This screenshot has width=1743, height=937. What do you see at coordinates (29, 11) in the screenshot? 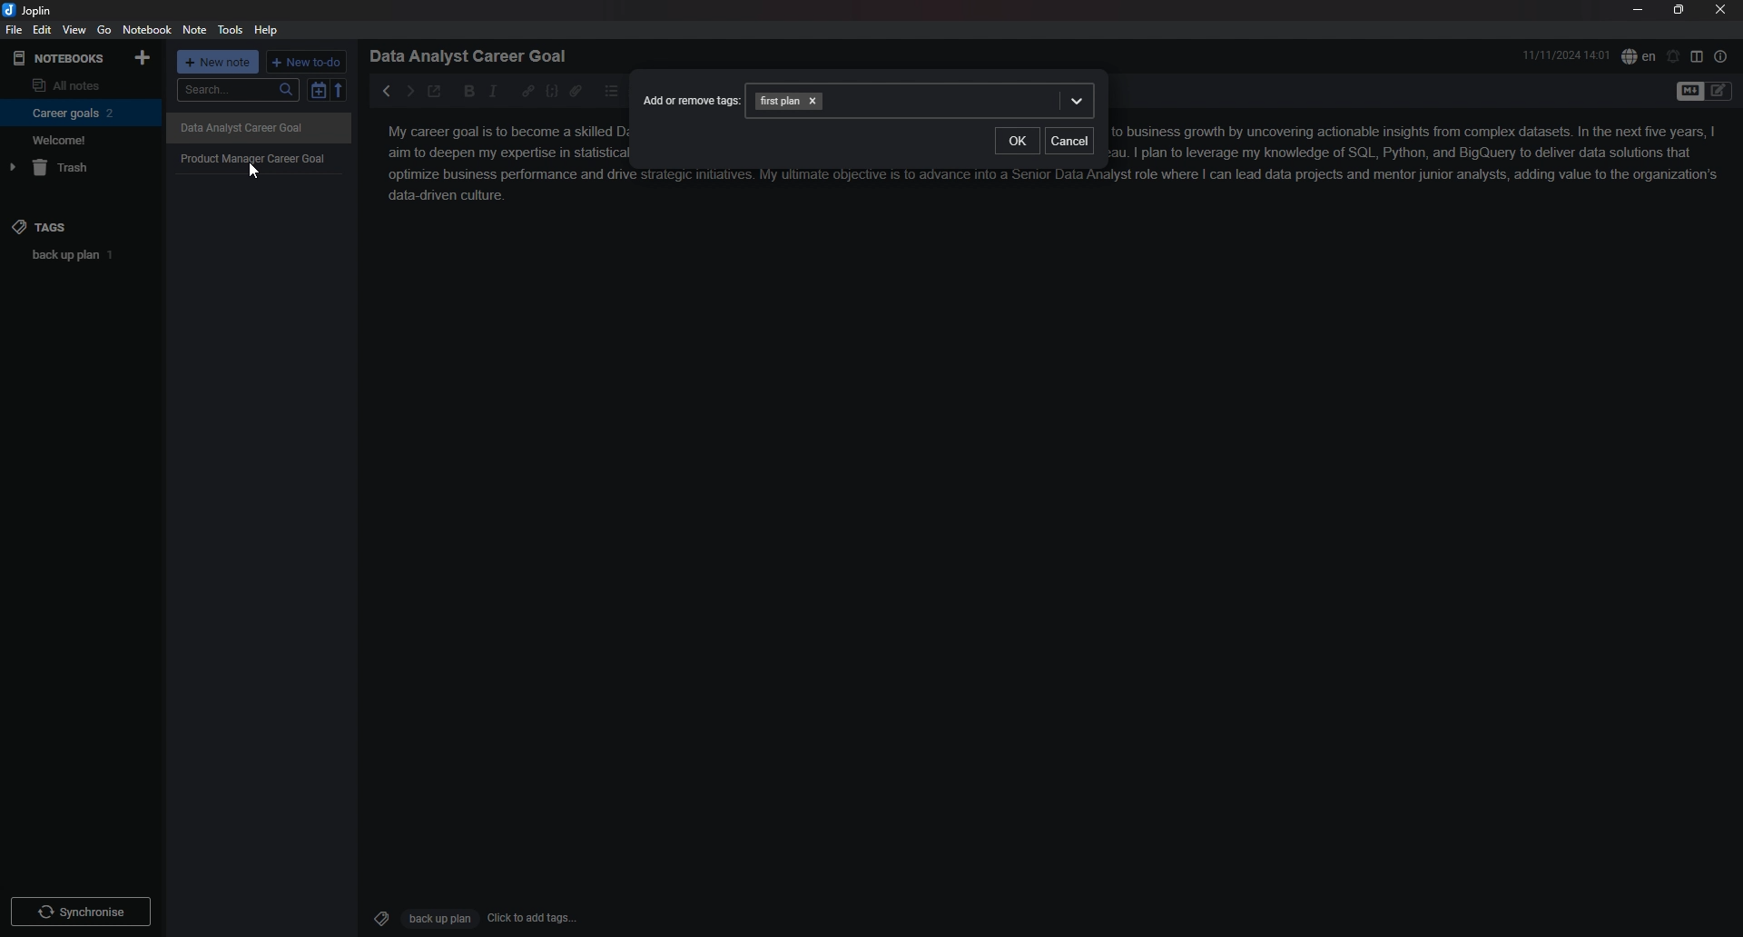
I see `joplin` at bounding box center [29, 11].